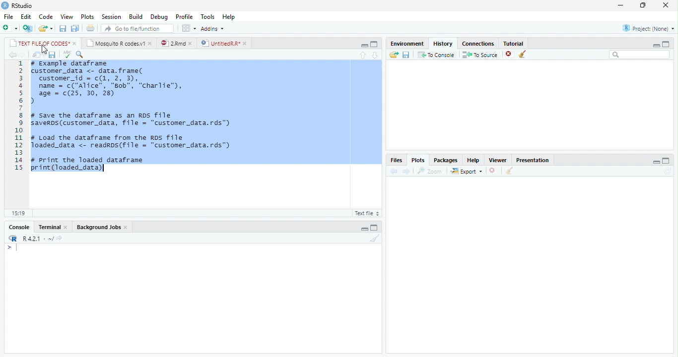 The width and height of the screenshot is (678, 357). What do you see at coordinates (364, 229) in the screenshot?
I see `minimize` at bounding box center [364, 229].